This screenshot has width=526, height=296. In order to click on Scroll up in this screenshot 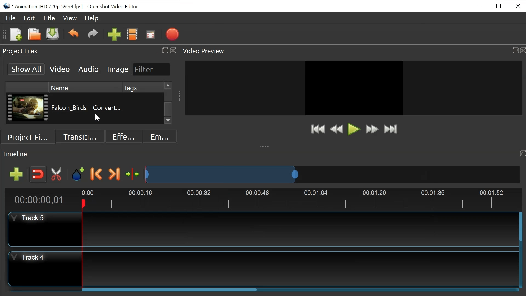, I will do `click(169, 86)`.